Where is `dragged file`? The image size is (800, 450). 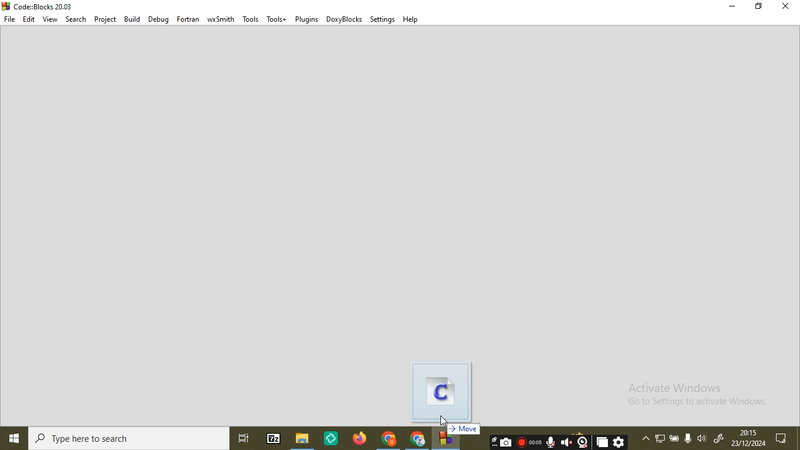
dragged file is located at coordinates (445, 390).